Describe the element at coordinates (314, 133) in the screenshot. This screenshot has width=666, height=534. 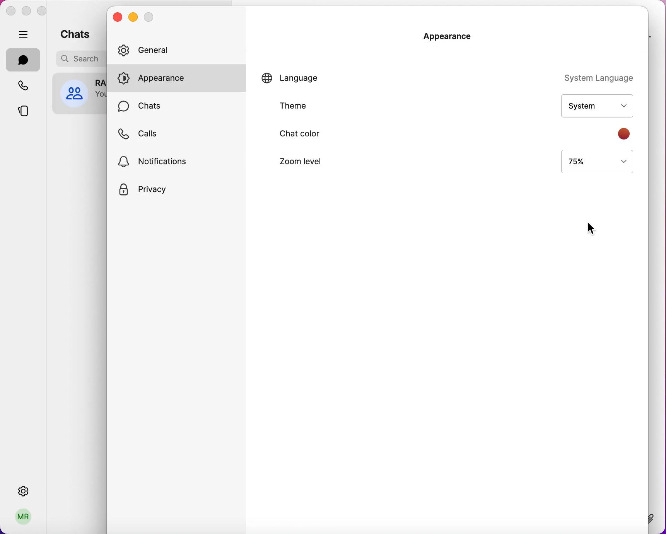
I see `chat color` at that location.